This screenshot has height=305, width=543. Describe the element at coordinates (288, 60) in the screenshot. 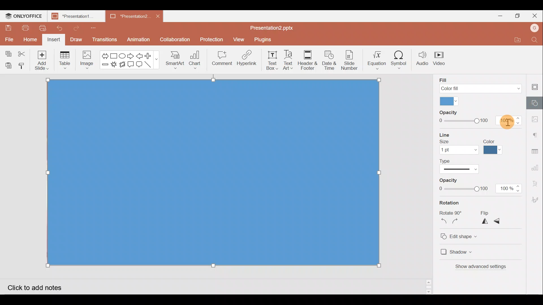

I see `Text Art` at that location.